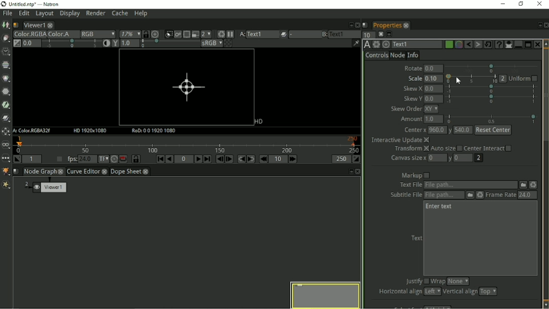  Describe the element at coordinates (518, 79) in the screenshot. I see `uniform` at that location.